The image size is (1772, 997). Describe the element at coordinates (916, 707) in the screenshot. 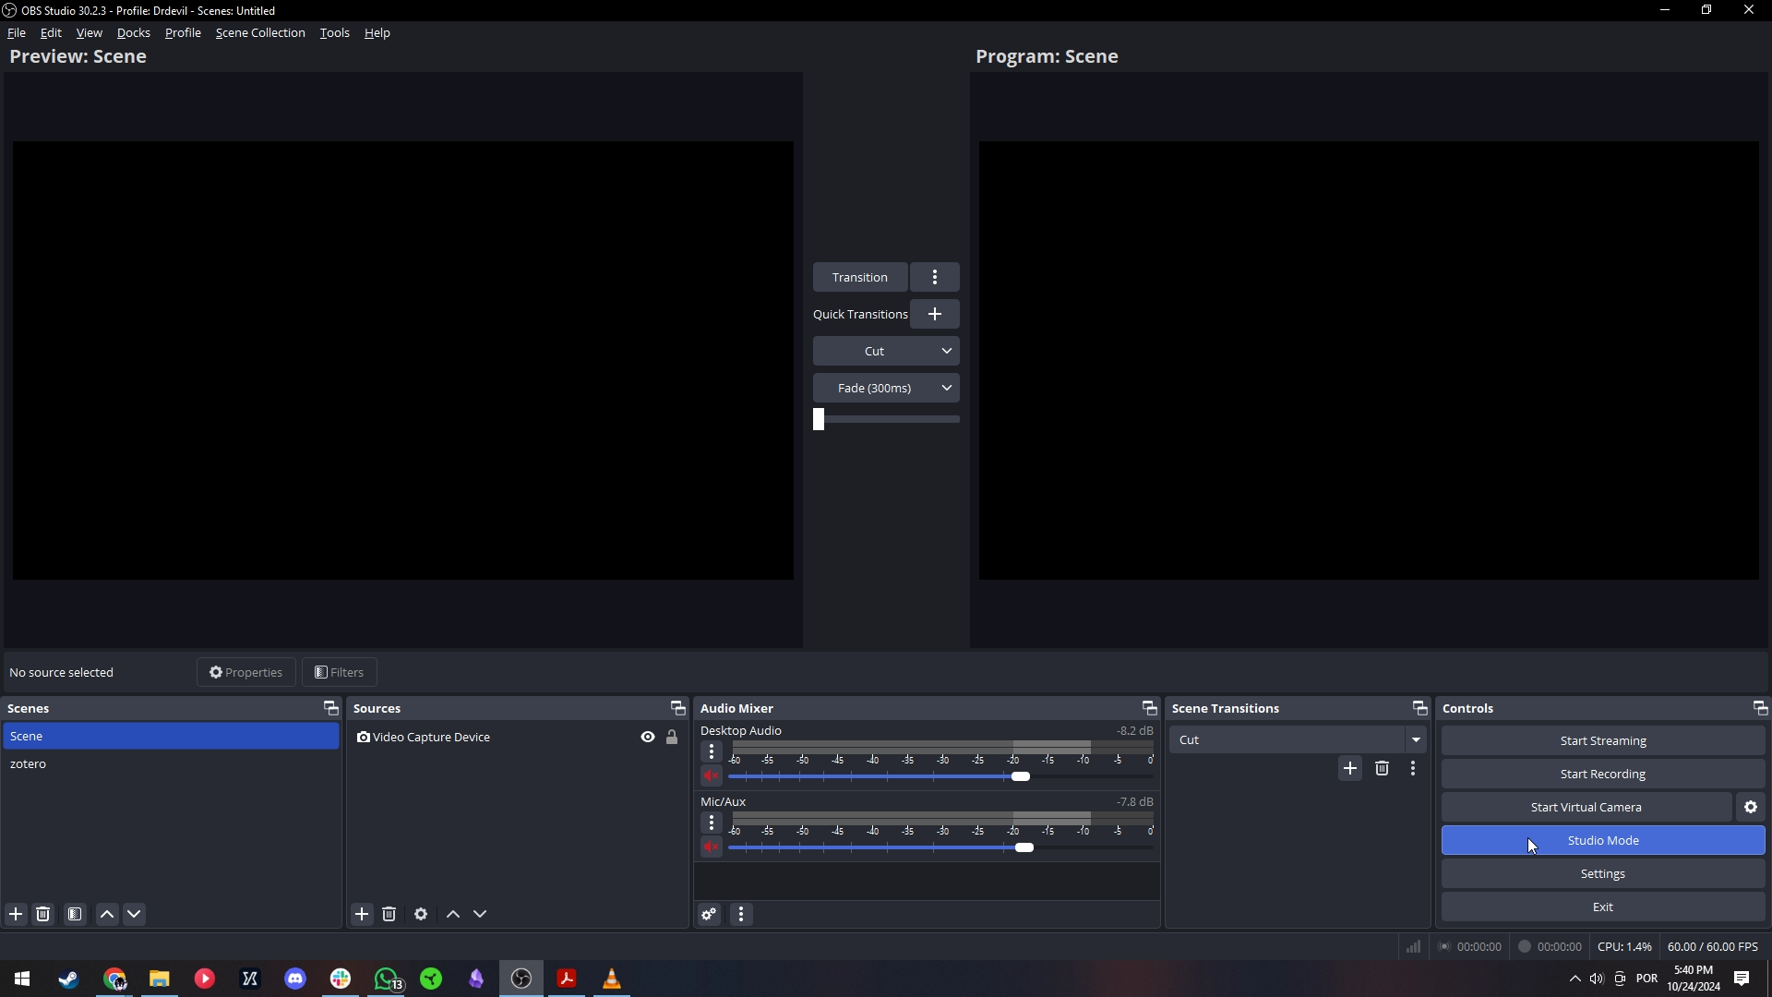

I see `Audio mixer header` at that location.